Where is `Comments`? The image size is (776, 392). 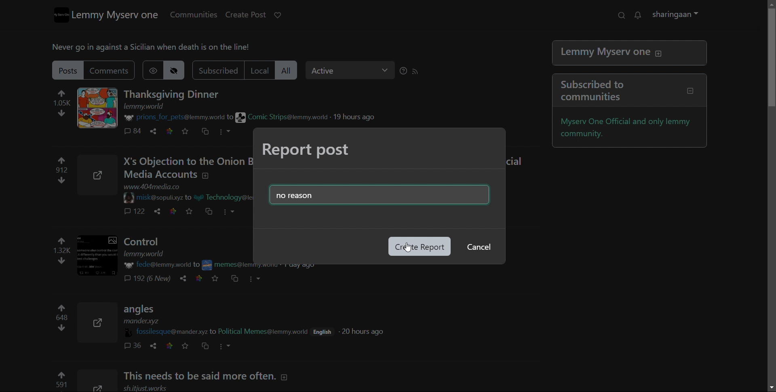
Comments is located at coordinates (154, 279).